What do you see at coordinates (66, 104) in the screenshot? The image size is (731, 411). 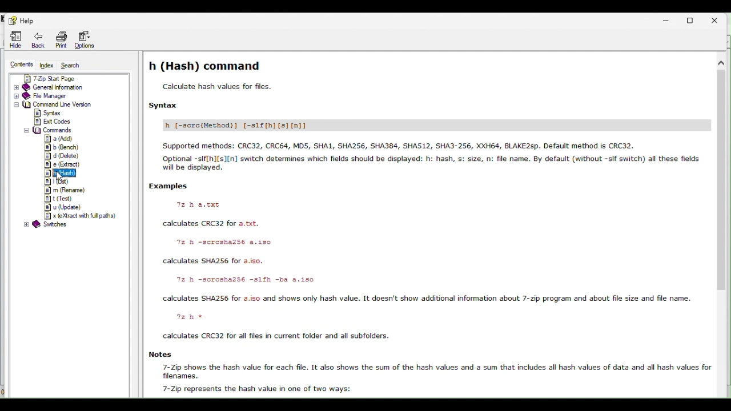 I see `Command line version` at bounding box center [66, 104].